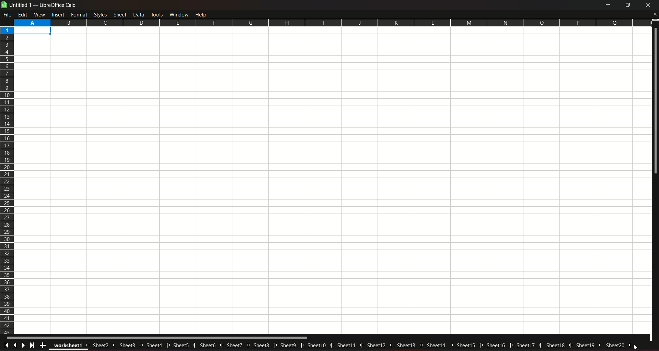 The width and height of the screenshot is (659, 351). What do you see at coordinates (648, 5) in the screenshot?
I see `Close` at bounding box center [648, 5].